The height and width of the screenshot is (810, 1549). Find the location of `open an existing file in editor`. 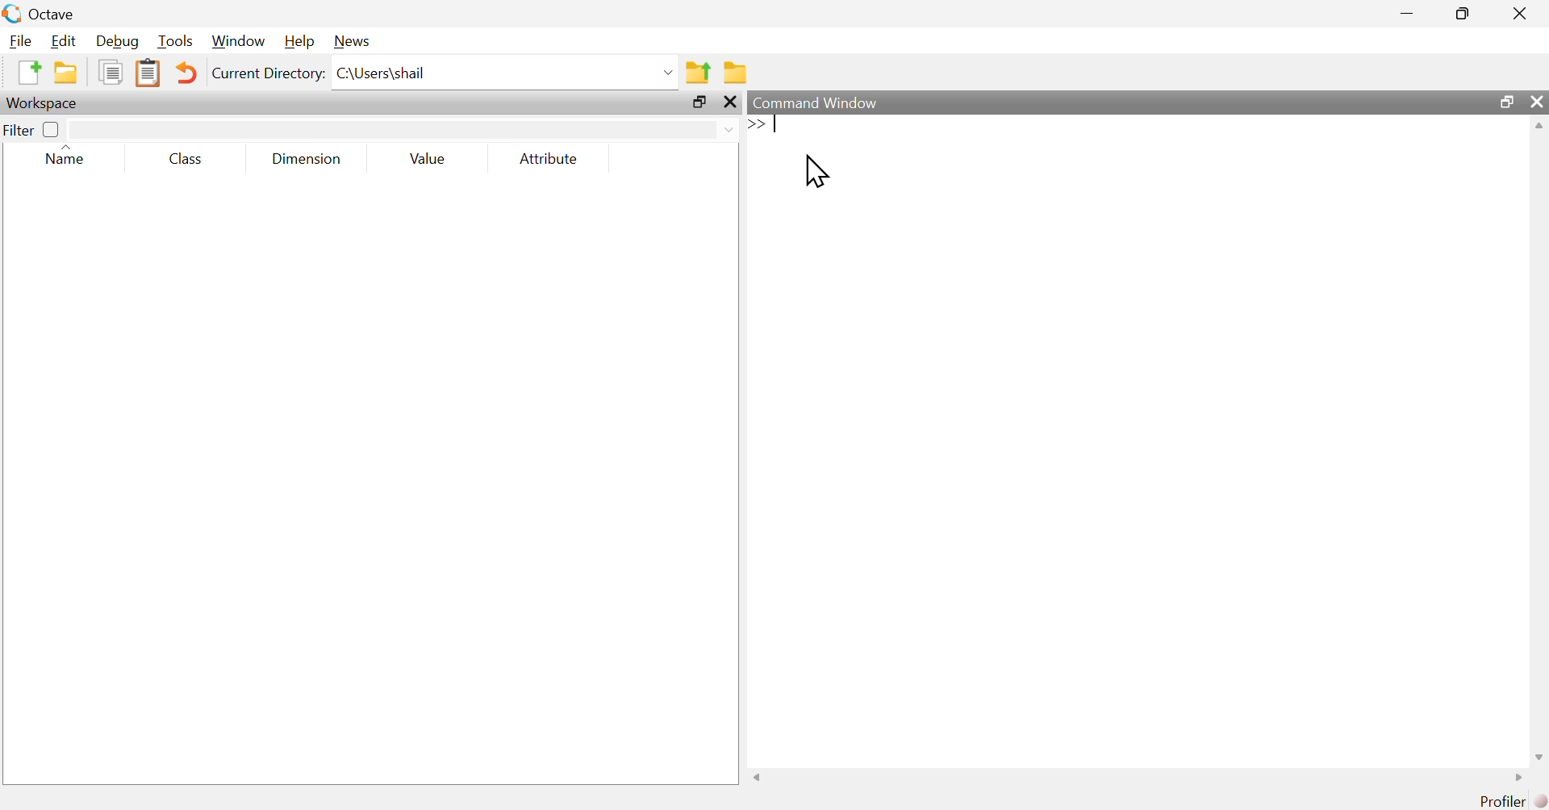

open an existing file in editor is located at coordinates (65, 74).